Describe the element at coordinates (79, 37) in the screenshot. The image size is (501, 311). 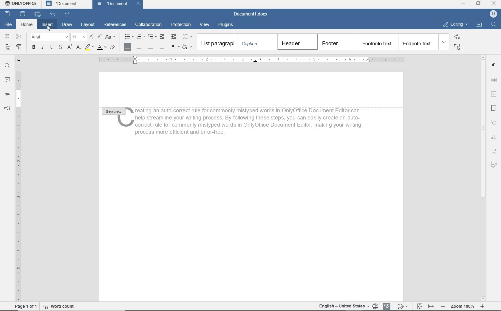
I see `FONT SIZE` at that location.